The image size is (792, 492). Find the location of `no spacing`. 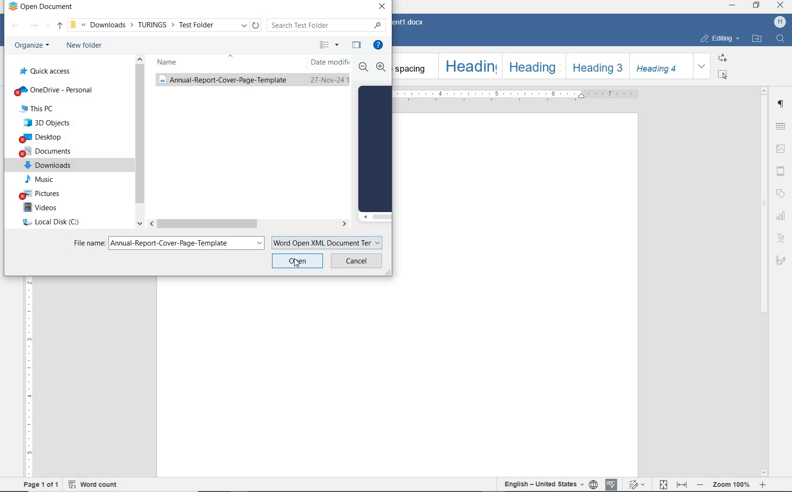

no spacing is located at coordinates (413, 66).